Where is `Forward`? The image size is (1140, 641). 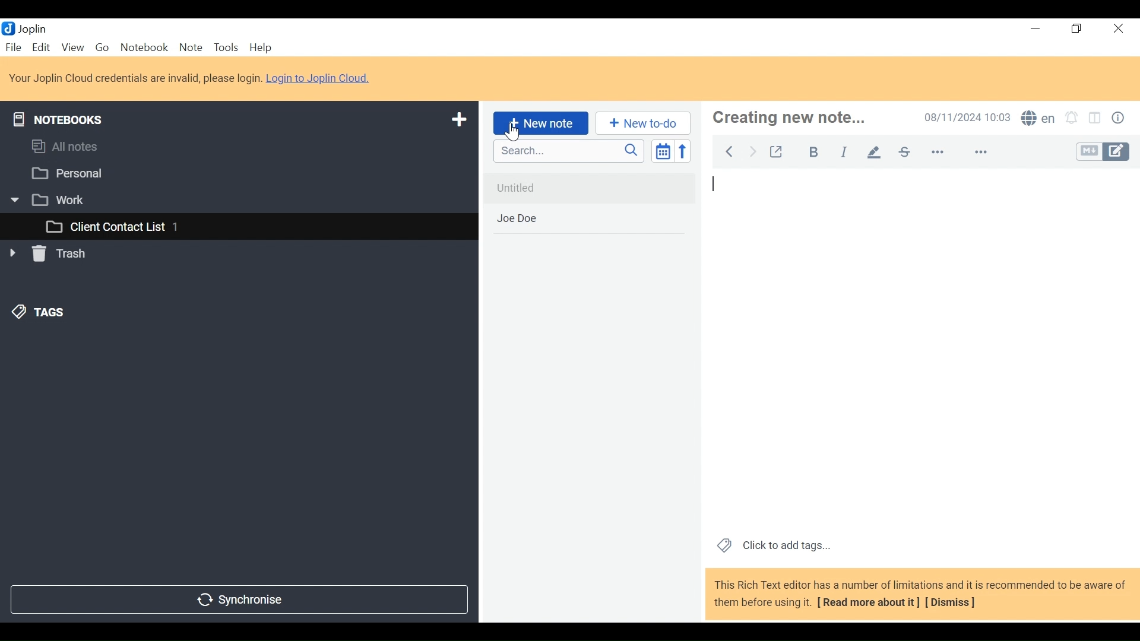 Forward is located at coordinates (753, 151).